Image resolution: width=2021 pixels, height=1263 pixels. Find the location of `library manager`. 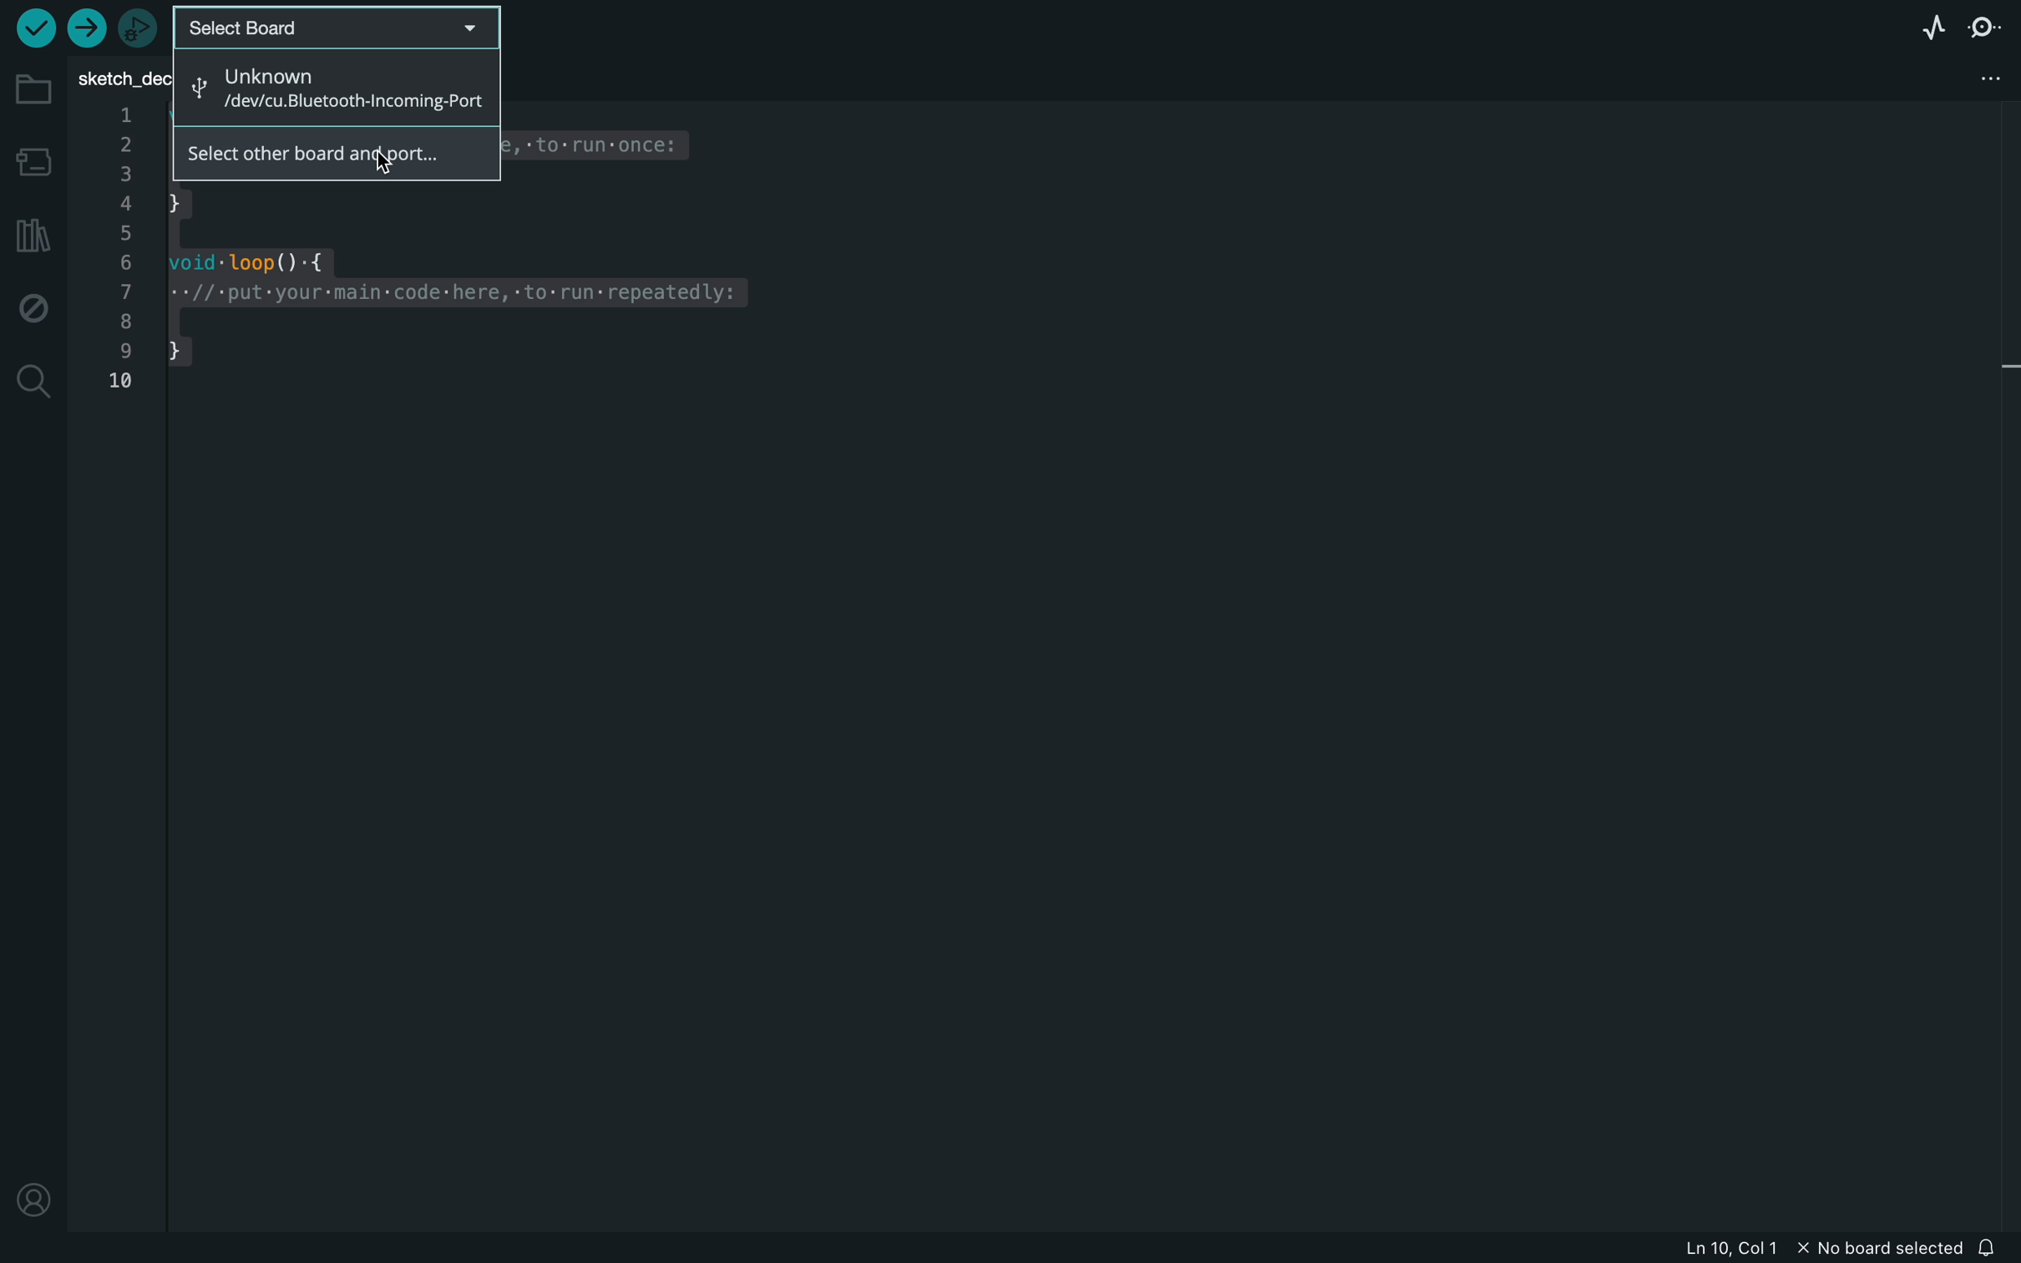

library manager is located at coordinates (32, 234).